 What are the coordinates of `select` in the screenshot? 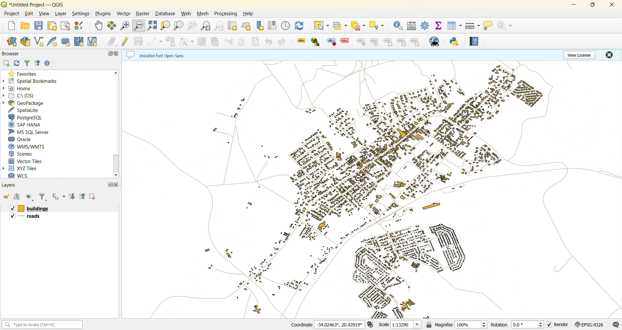 It's located at (321, 25).